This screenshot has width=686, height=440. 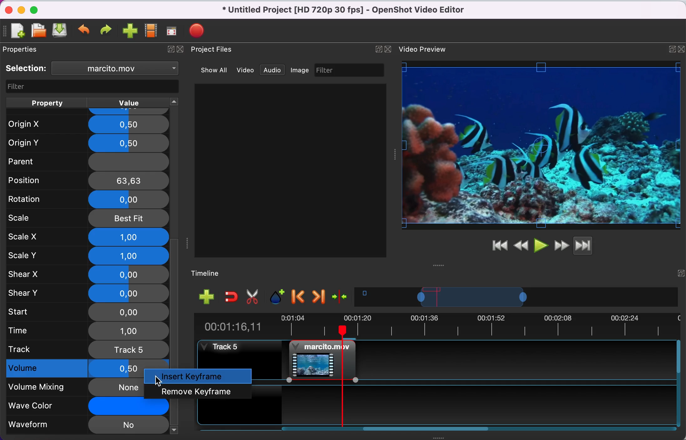 I want to click on time 1, so click(x=88, y=330).